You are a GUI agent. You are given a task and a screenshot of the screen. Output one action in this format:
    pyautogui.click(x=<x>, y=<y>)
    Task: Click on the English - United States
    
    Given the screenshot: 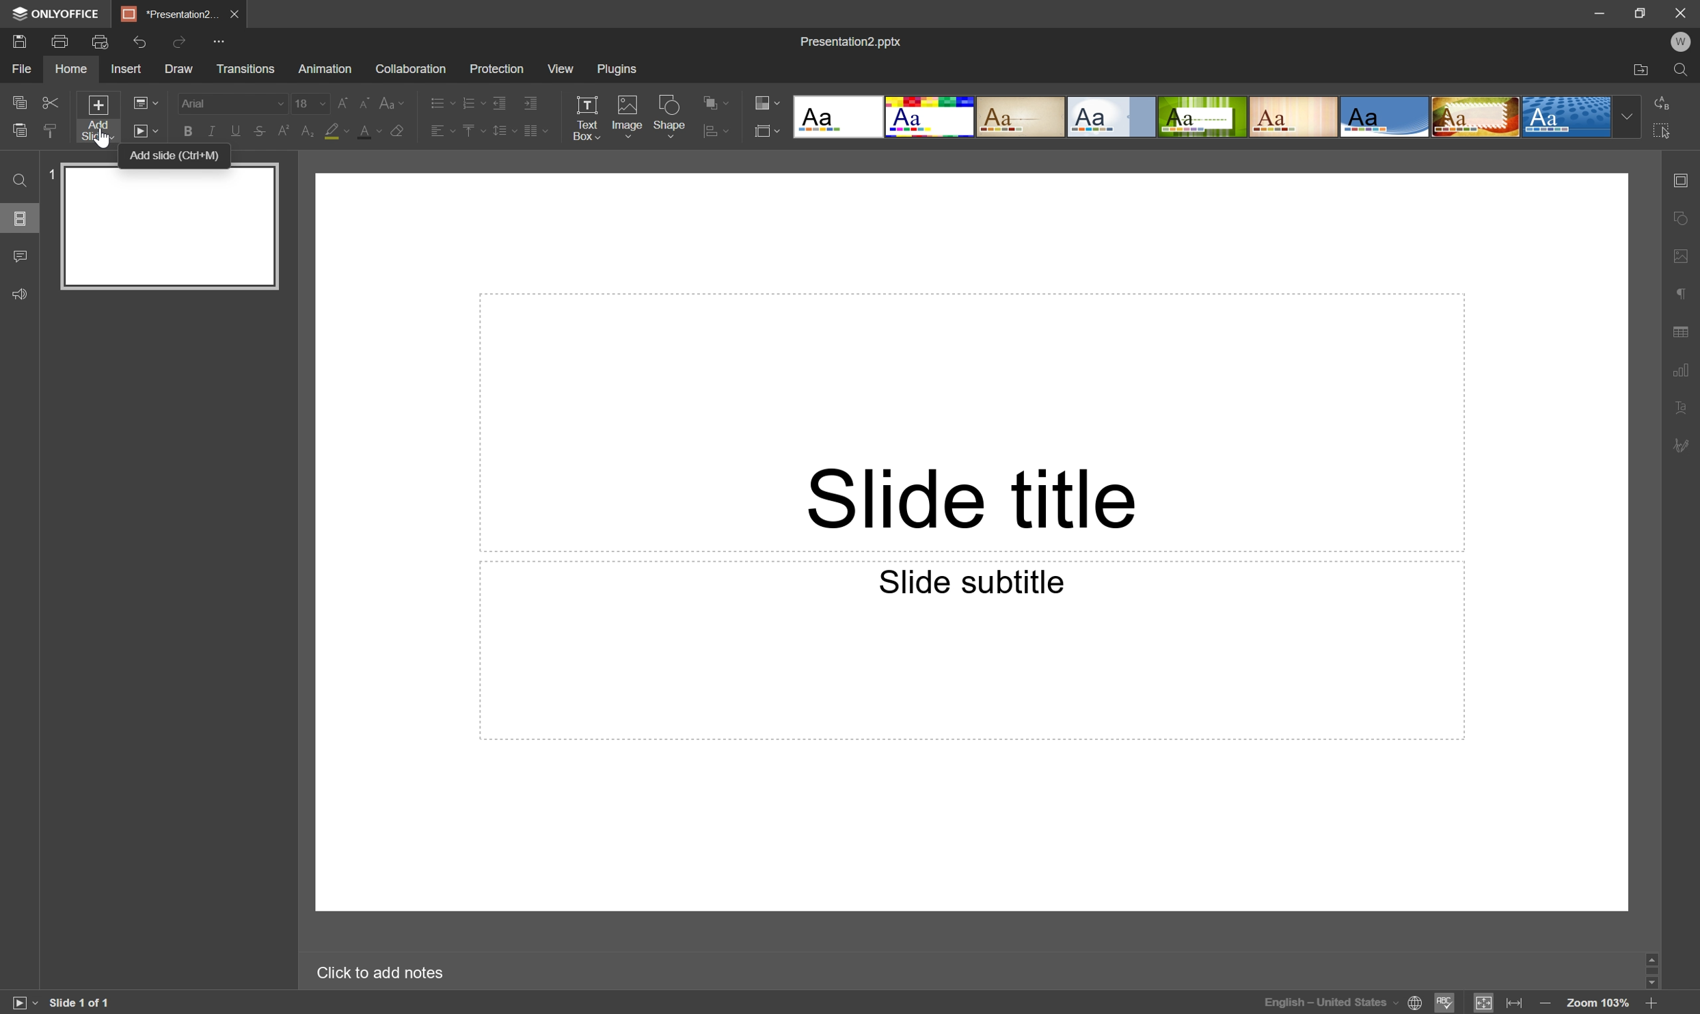 What is the action you would take?
    pyautogui.click(x=1328, y=1005)
    